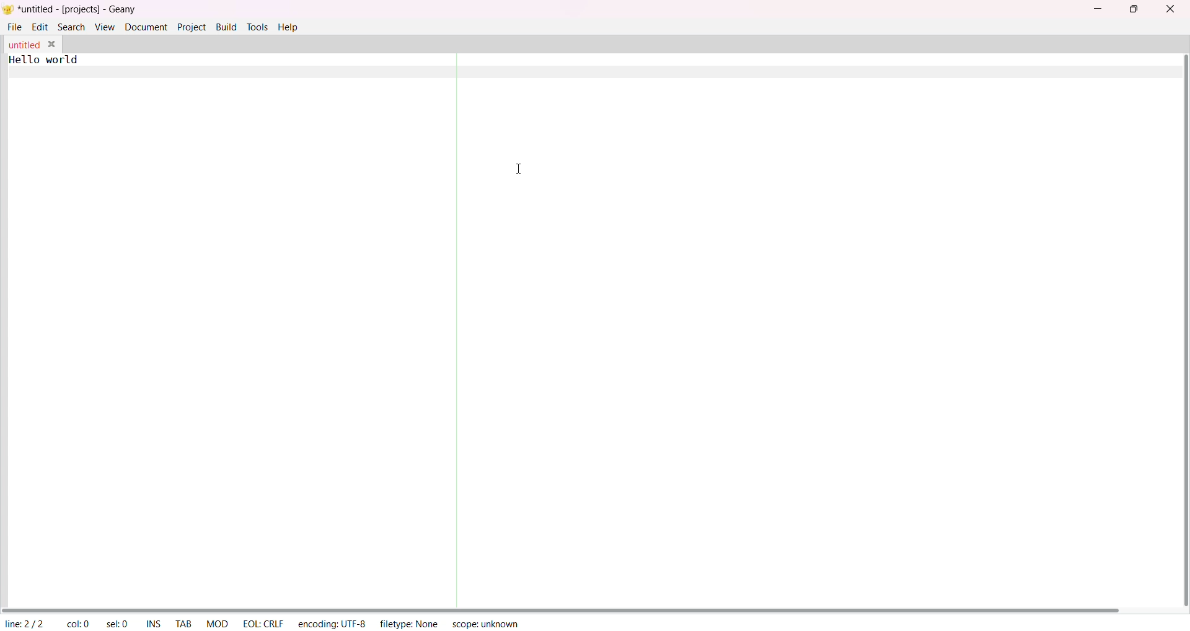 This screenshot has height=631, width=1190. Describe the element at coordinates (192, 26) in the screenshot. I see `project` at that location.